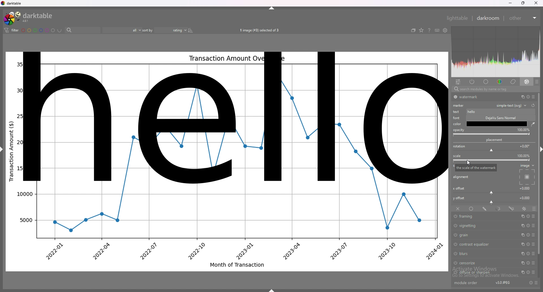  I want to click on alignment, so click(461, 177).